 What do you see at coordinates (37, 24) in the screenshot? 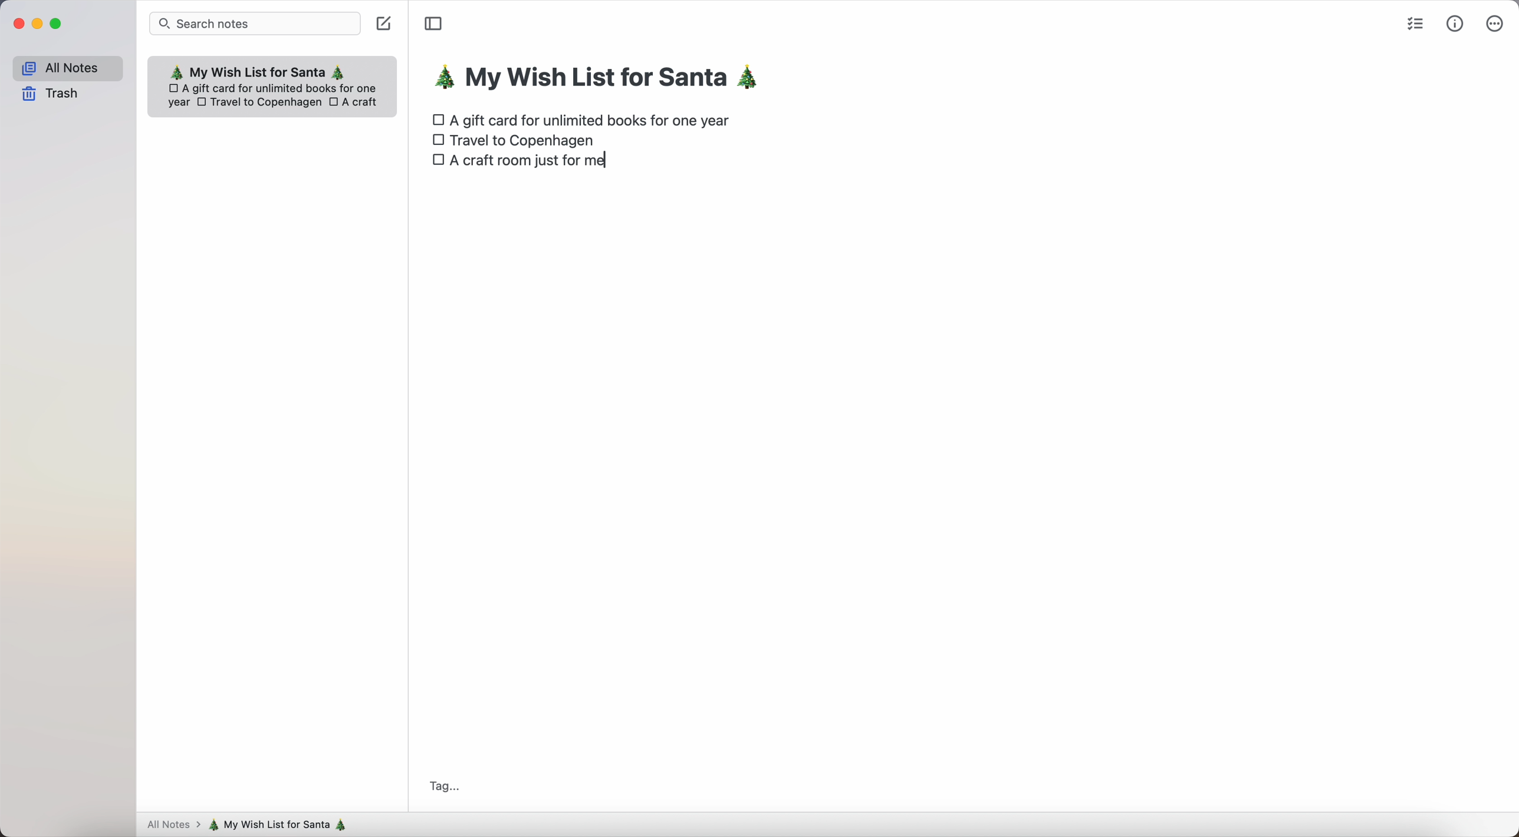
I see `minimize Simplenote` at bounding box center [37, 24].